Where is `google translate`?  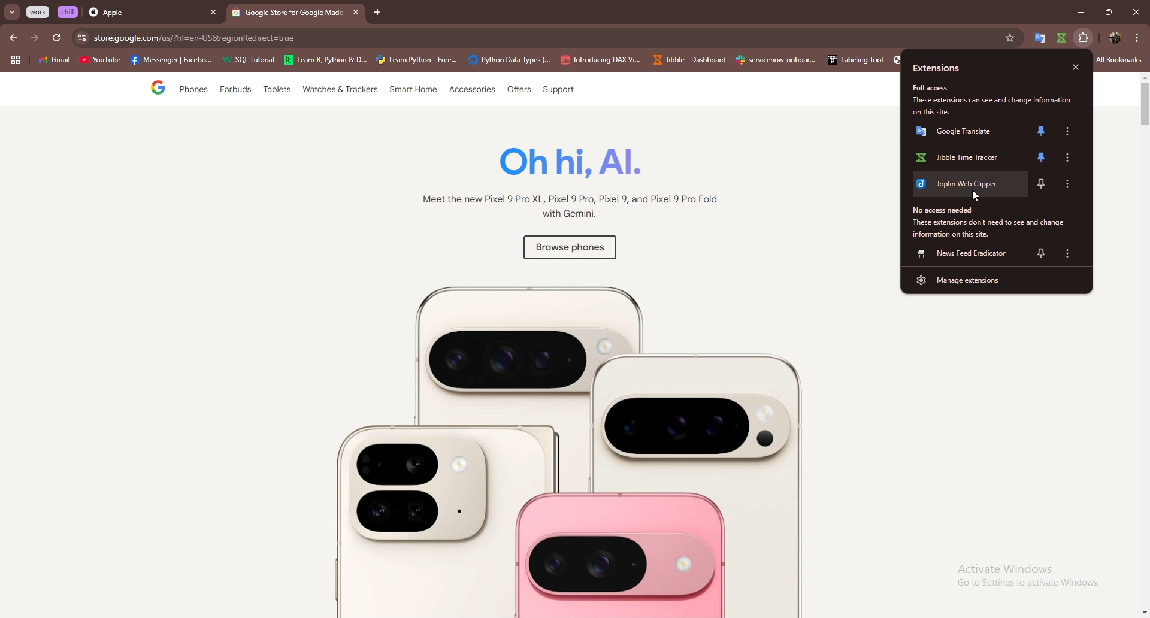 google translate is located at coordinates (1039, 38).